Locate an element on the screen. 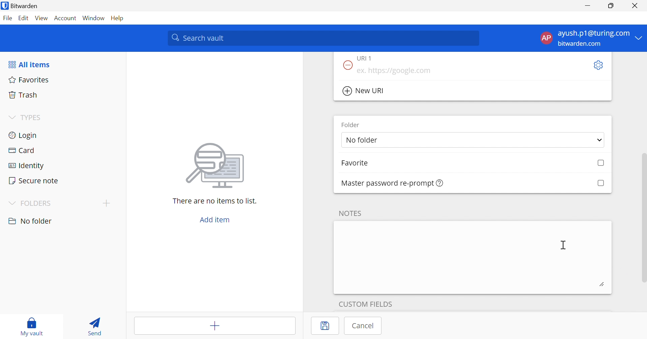  Edit is located at coordinates (23, 18).